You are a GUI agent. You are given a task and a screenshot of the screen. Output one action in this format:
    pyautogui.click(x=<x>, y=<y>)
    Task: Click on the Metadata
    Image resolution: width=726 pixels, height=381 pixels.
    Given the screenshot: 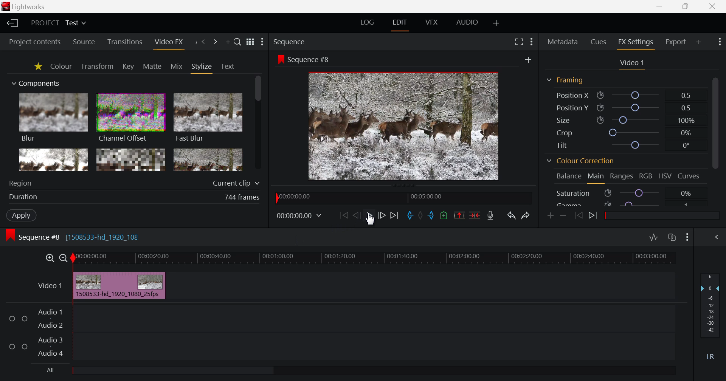 What is the action you would take?
    pyautogui.click(x=562, y=42)
    